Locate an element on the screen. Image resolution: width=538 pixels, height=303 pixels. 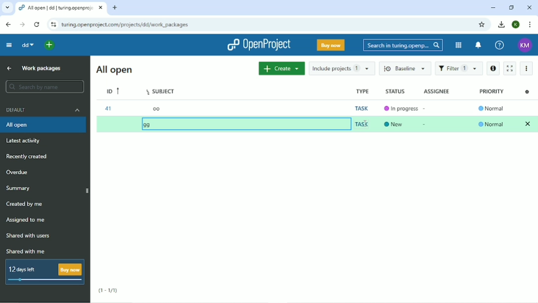
41 is located at coordinates (108, 109).